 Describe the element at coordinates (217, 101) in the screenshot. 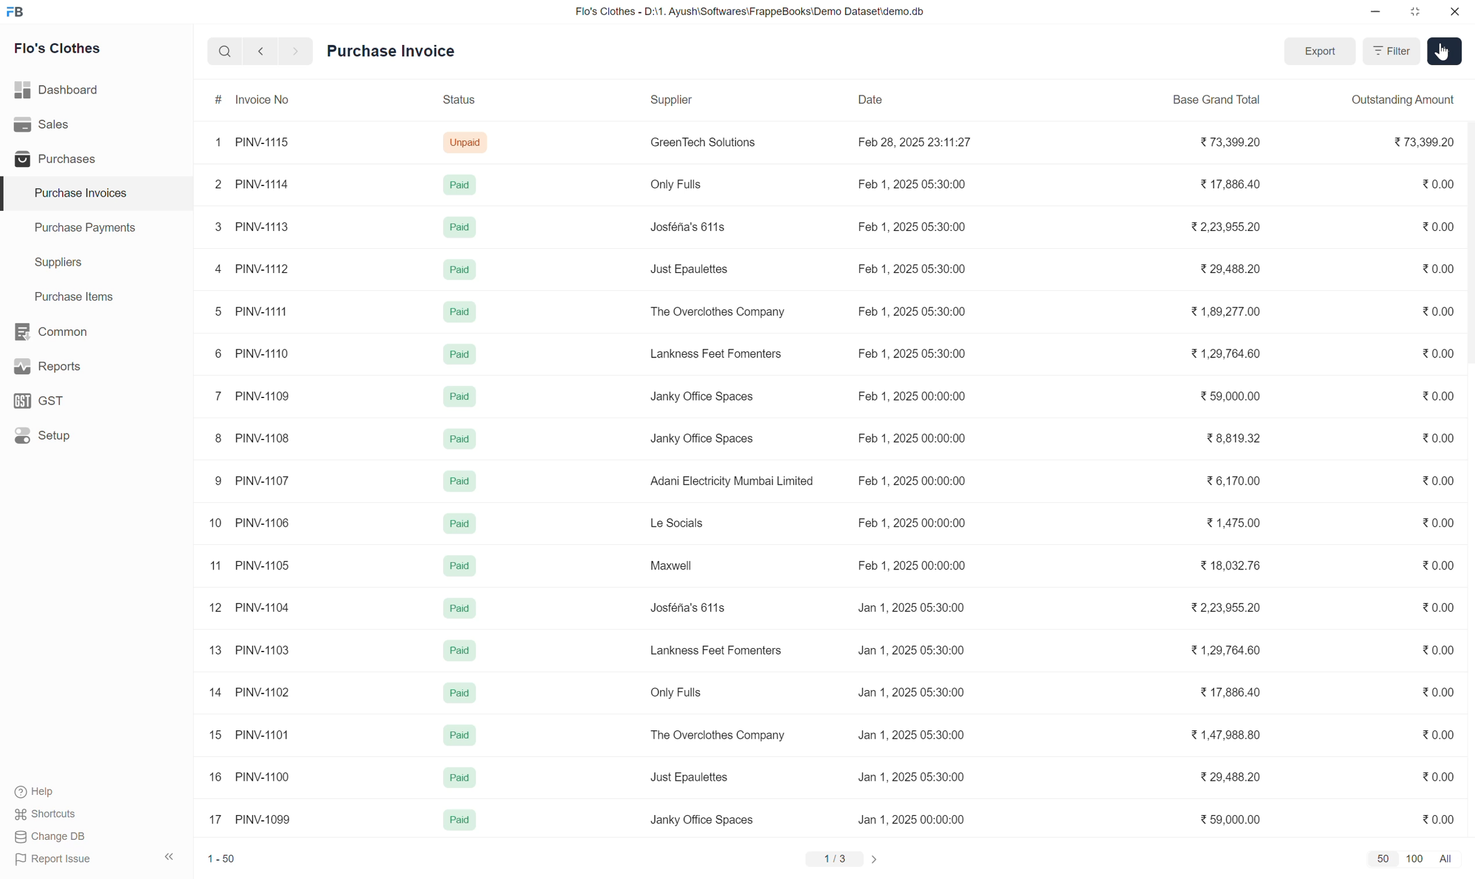

I see `#` at that location.